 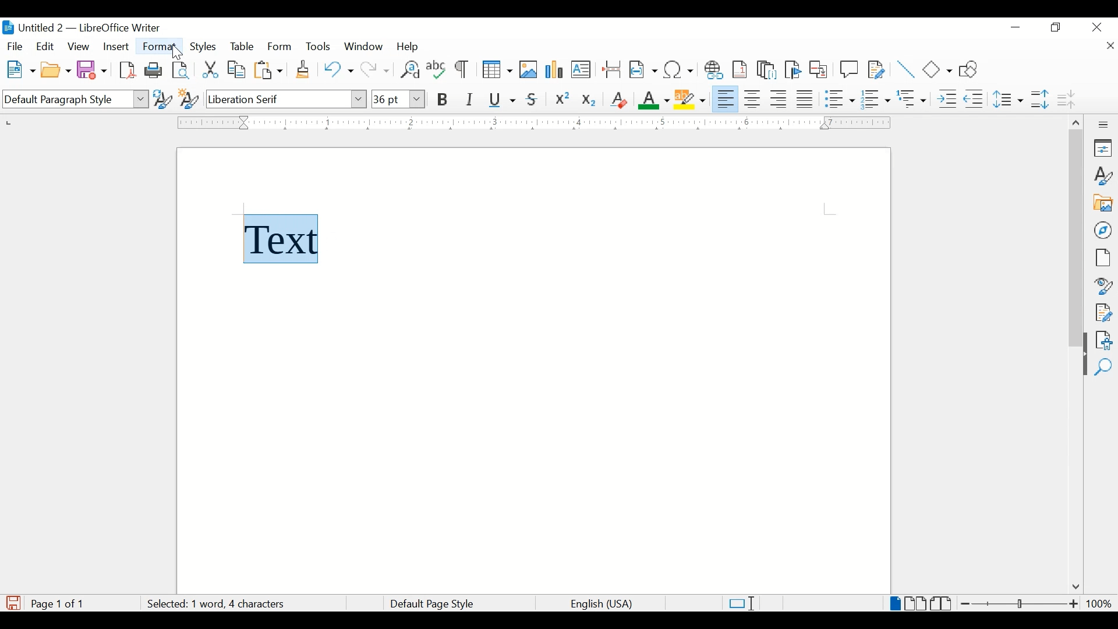 I want to click on save , so click(x=93, y=69).